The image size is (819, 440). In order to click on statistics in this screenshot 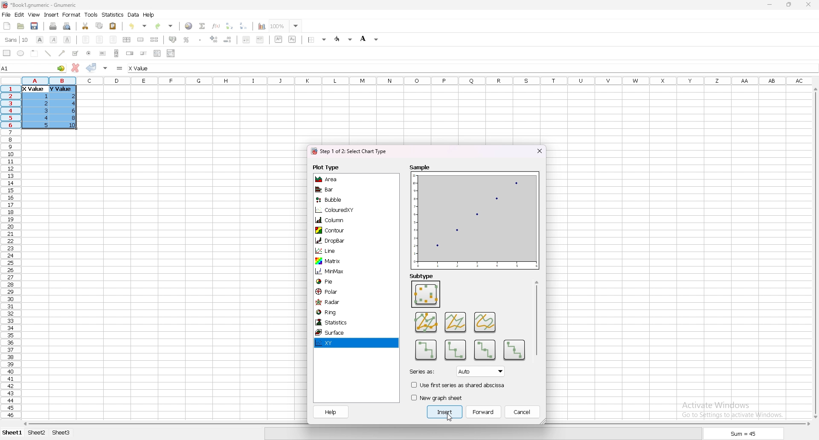, I will do `click(340, 323)`.